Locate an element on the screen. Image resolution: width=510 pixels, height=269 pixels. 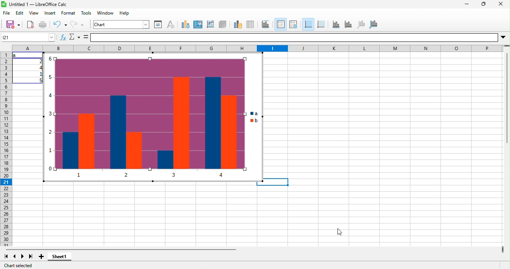
undo is located at coordinates (60, 25).